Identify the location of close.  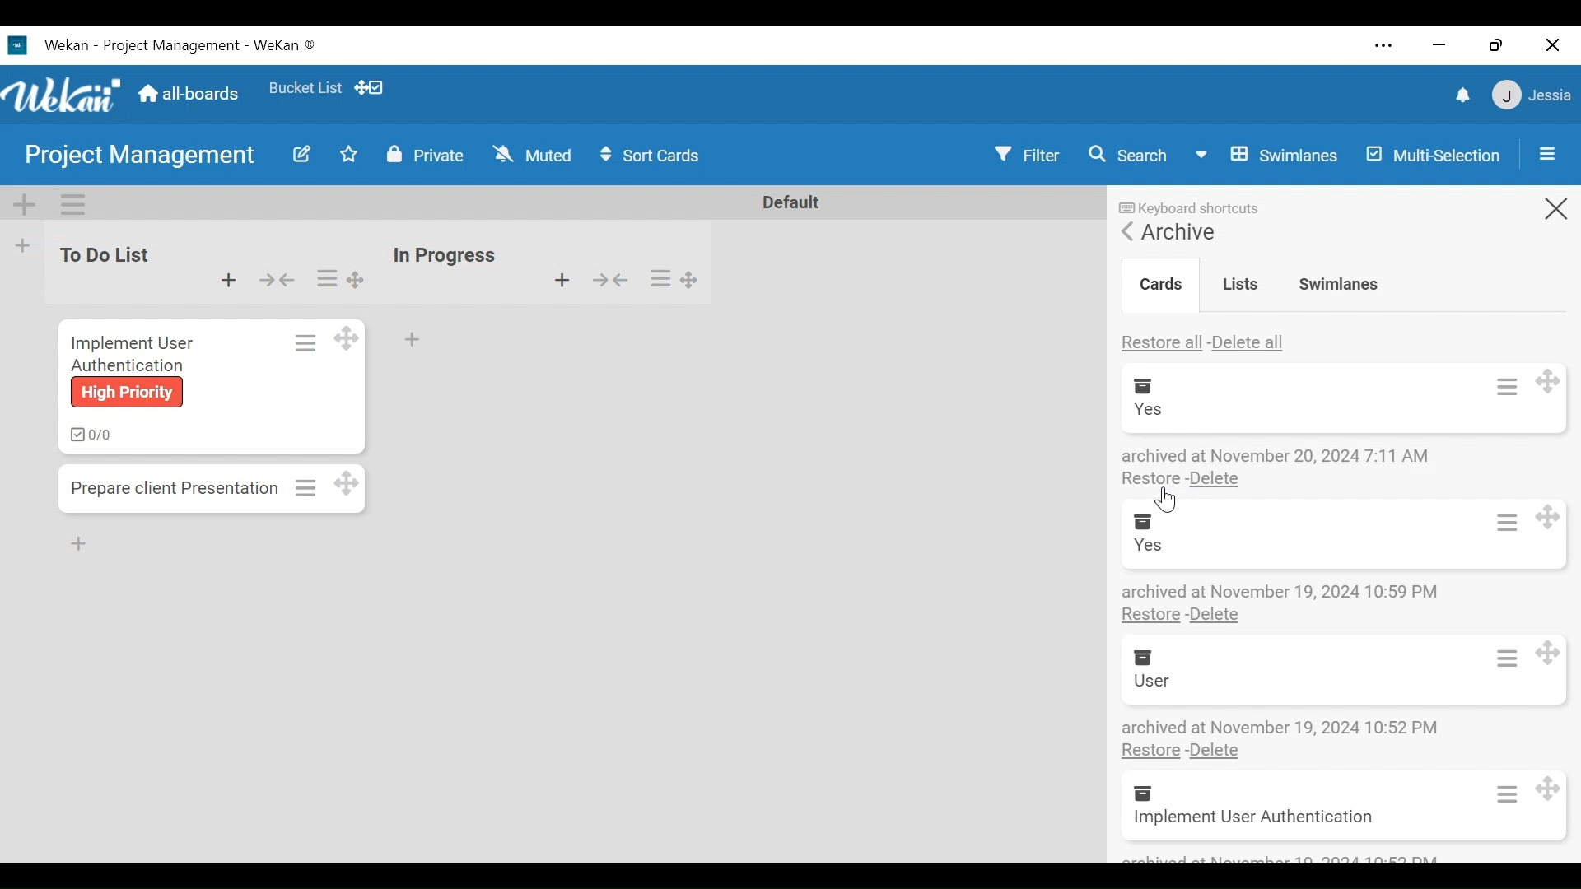
(1546, 212).